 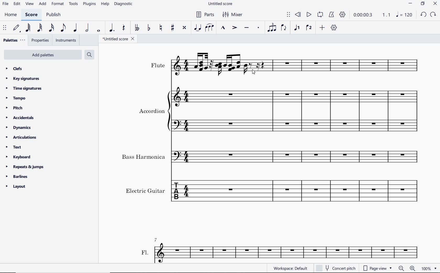 I want to click on help, so click(x=105, y=4).